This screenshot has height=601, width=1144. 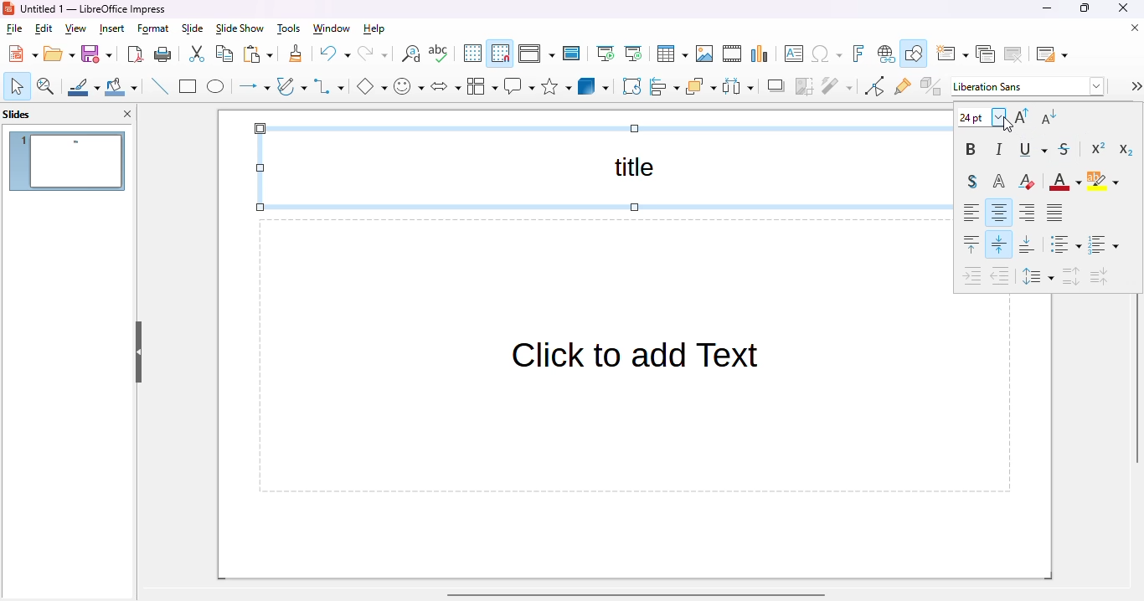 I want to click on crop image, so click(x=804, y=87).